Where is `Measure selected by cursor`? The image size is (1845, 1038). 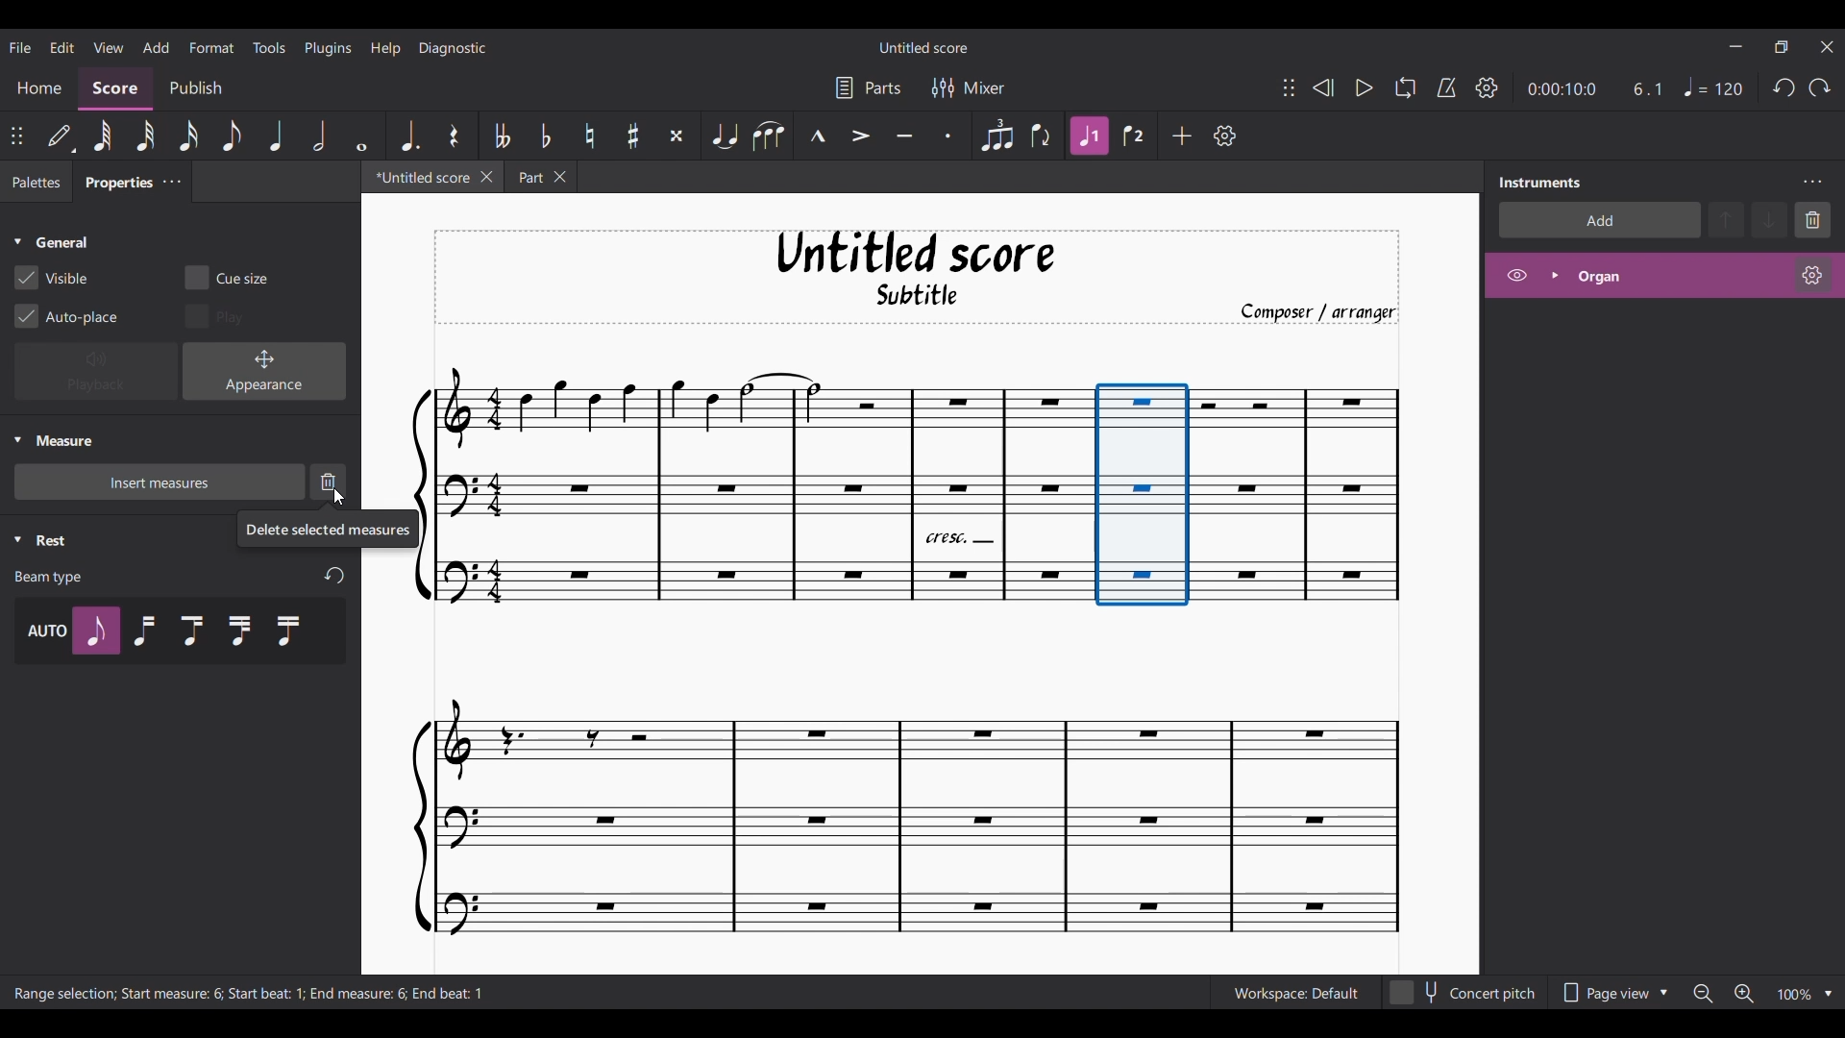 Measure selected by cursor is located at coordinates (1143, 495).